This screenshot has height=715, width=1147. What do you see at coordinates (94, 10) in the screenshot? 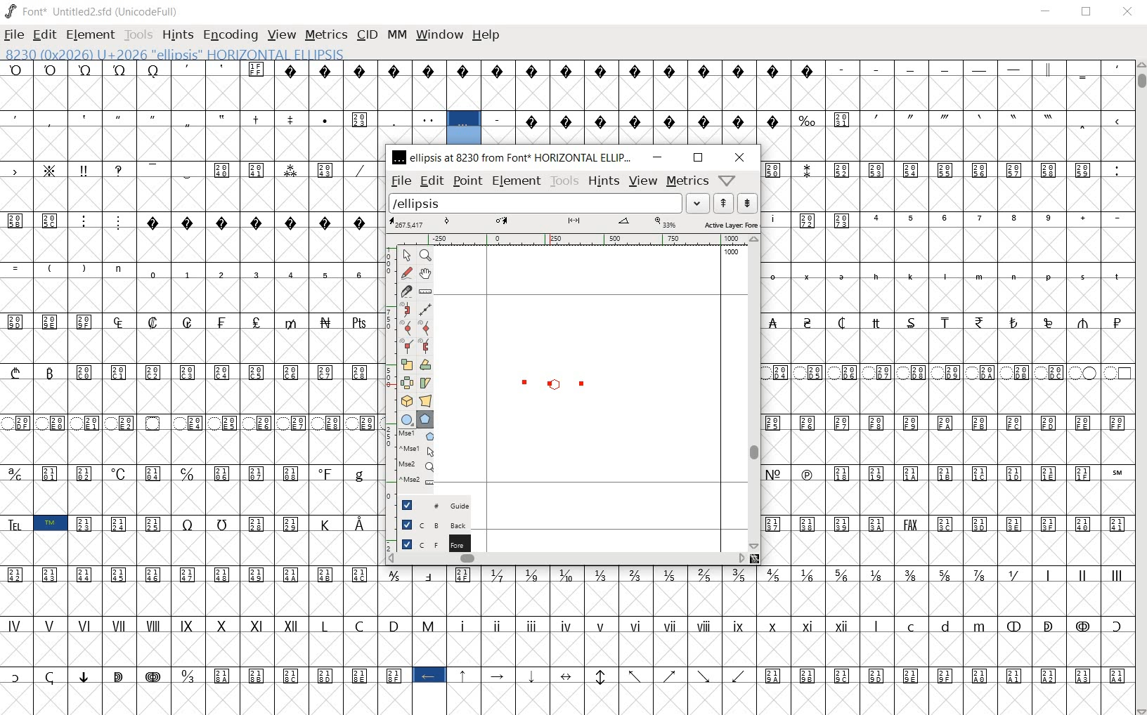
I see `FONT*UNTITLED2.SFD (UNICODEFULL)` at bounding box center [94, 10].